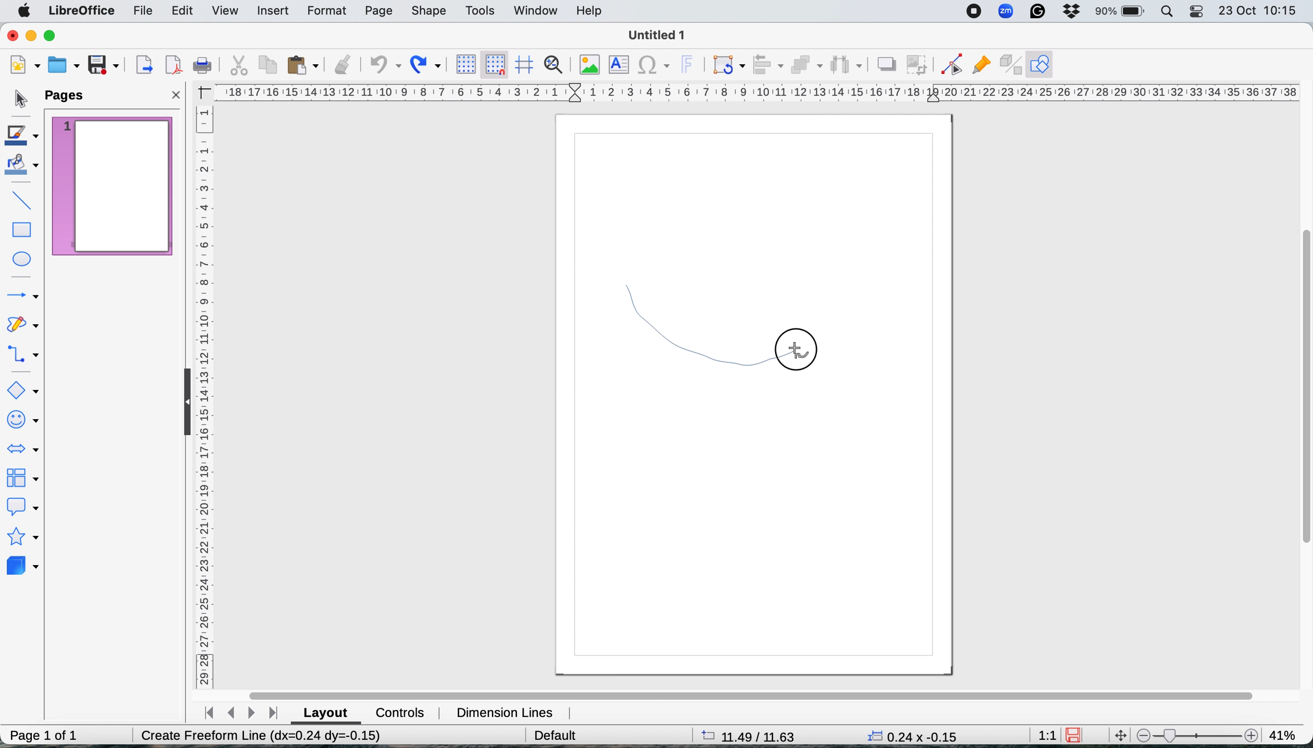  What do you see at coordinates (23, 391) in the screenshot?
I see `basic shapes` at bounding box center [23, 391].